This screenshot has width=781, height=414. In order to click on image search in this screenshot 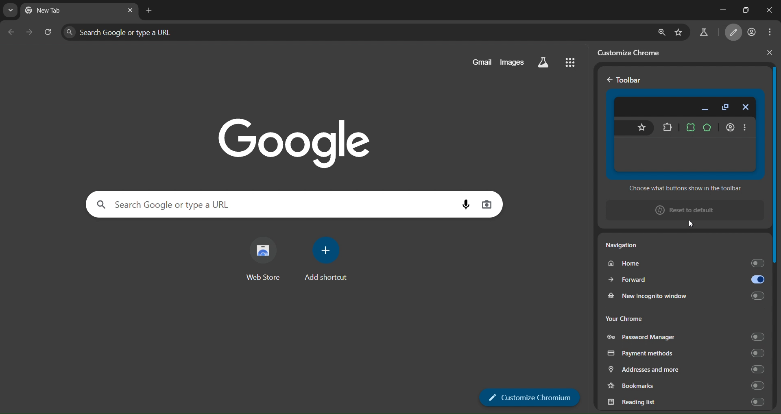, I will do `click(489, 204)`.